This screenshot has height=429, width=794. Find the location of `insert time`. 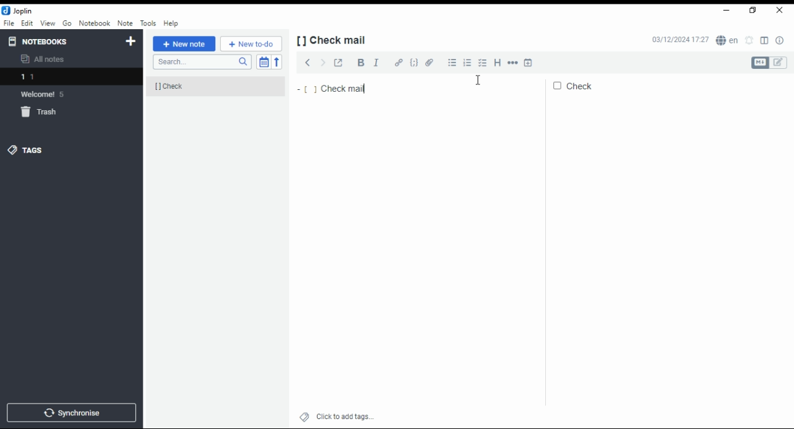

insert time is located at coordinates (529, 63).